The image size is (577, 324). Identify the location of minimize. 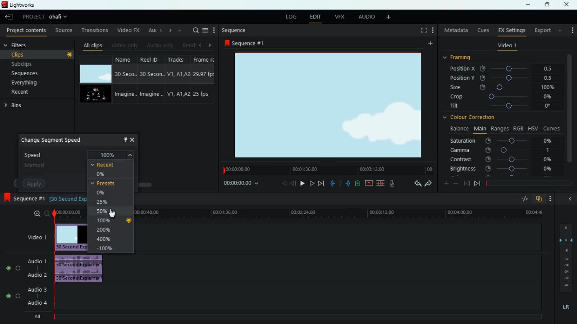
(570, 198).